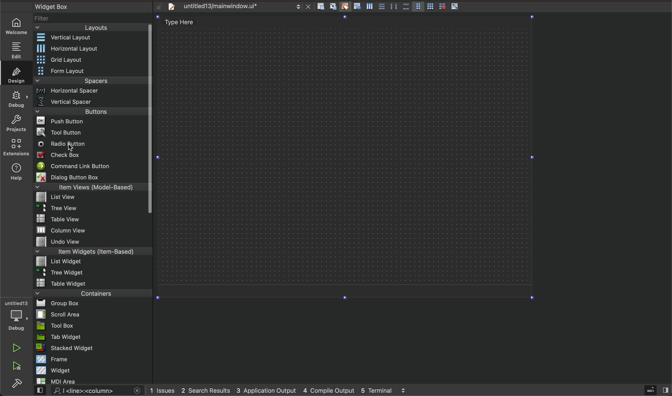  What do you see at coordinates (93, 326) in the screenshot?
I see `tool box` at bounding box center [93, 326].